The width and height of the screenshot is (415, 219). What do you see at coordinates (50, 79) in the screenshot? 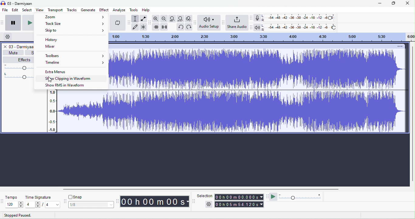
I see `cursor` at bounding box center [50, 79].